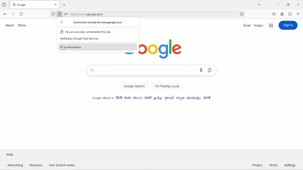  I want to click on Back, so click(62, 23).